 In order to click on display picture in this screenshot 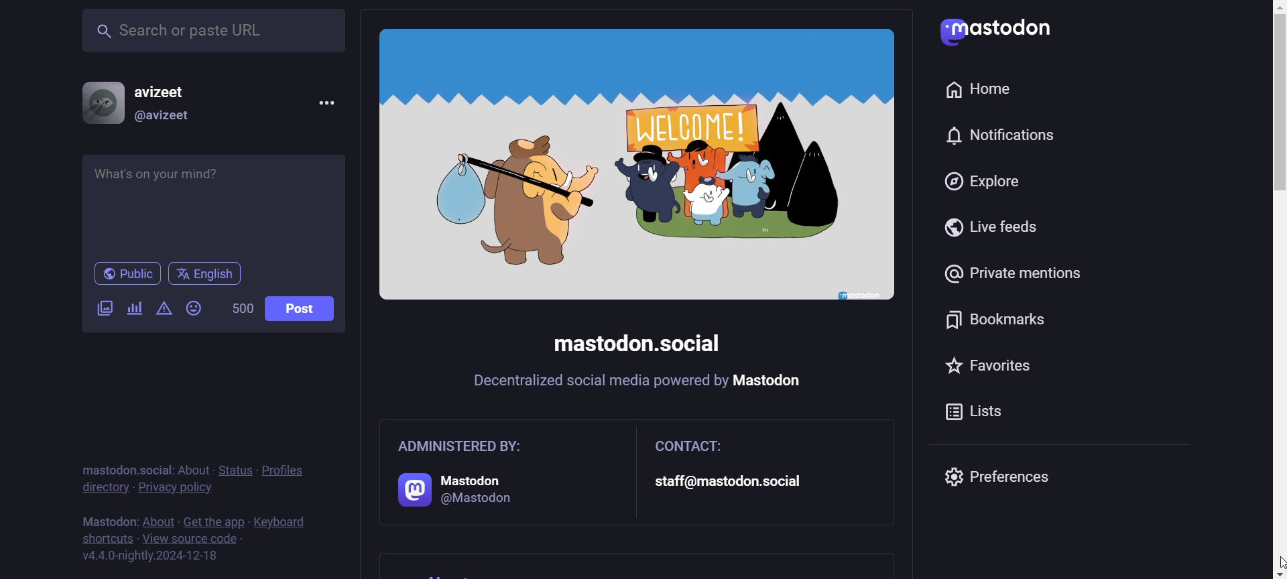, I will do `click(97, 101)`.